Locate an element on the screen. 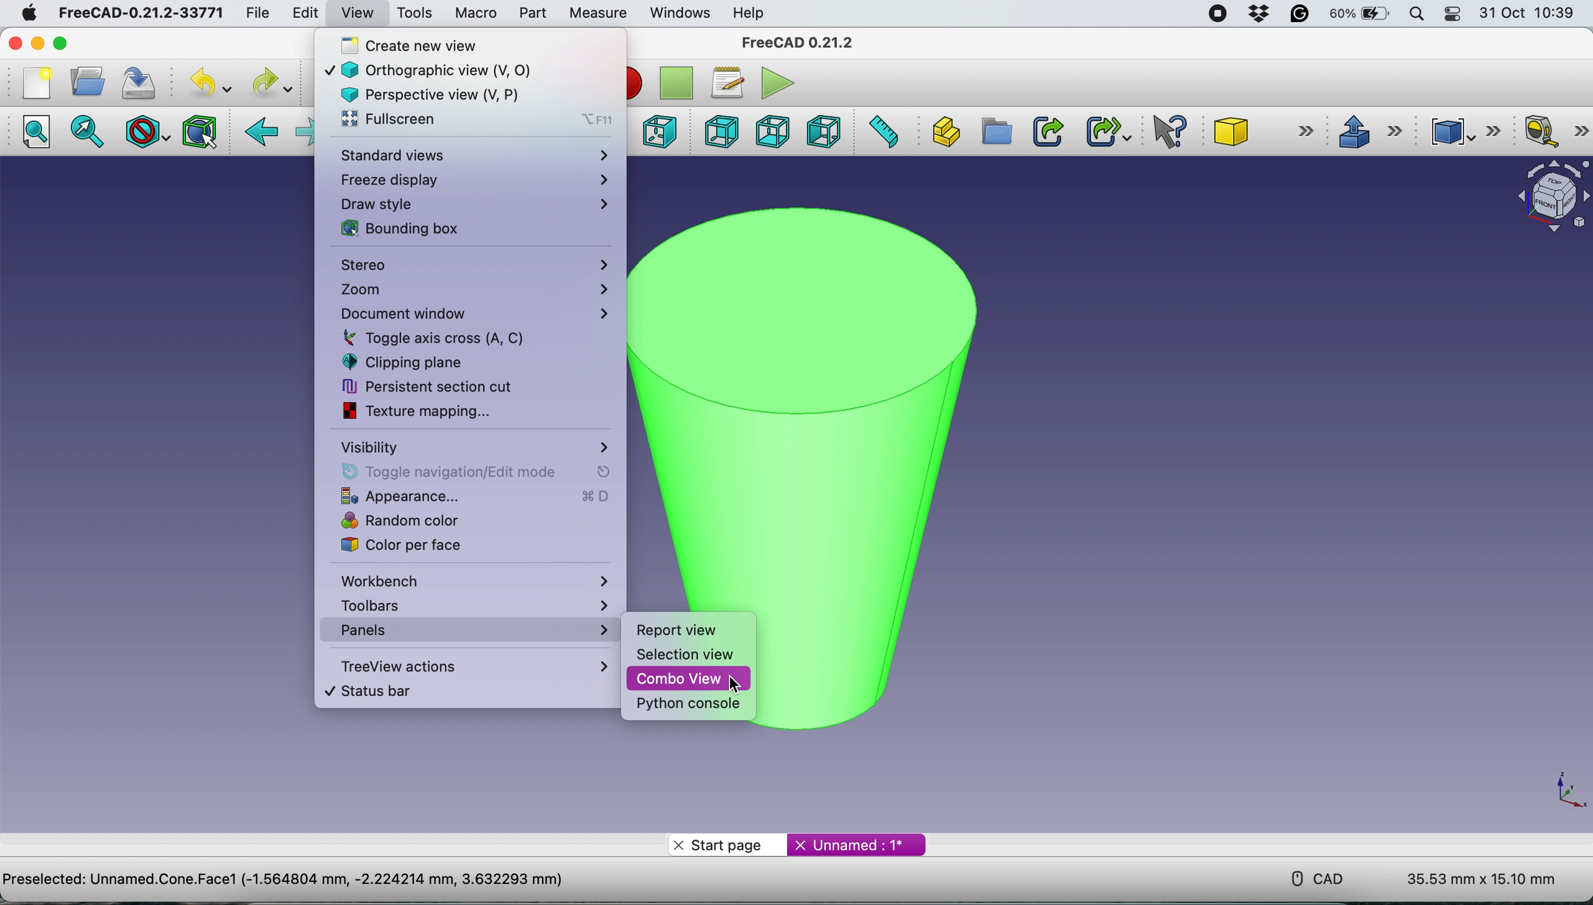 Image resolution: width=1593 pixels, height=905 pixels. 60% is located at coordinates (1361, 15).